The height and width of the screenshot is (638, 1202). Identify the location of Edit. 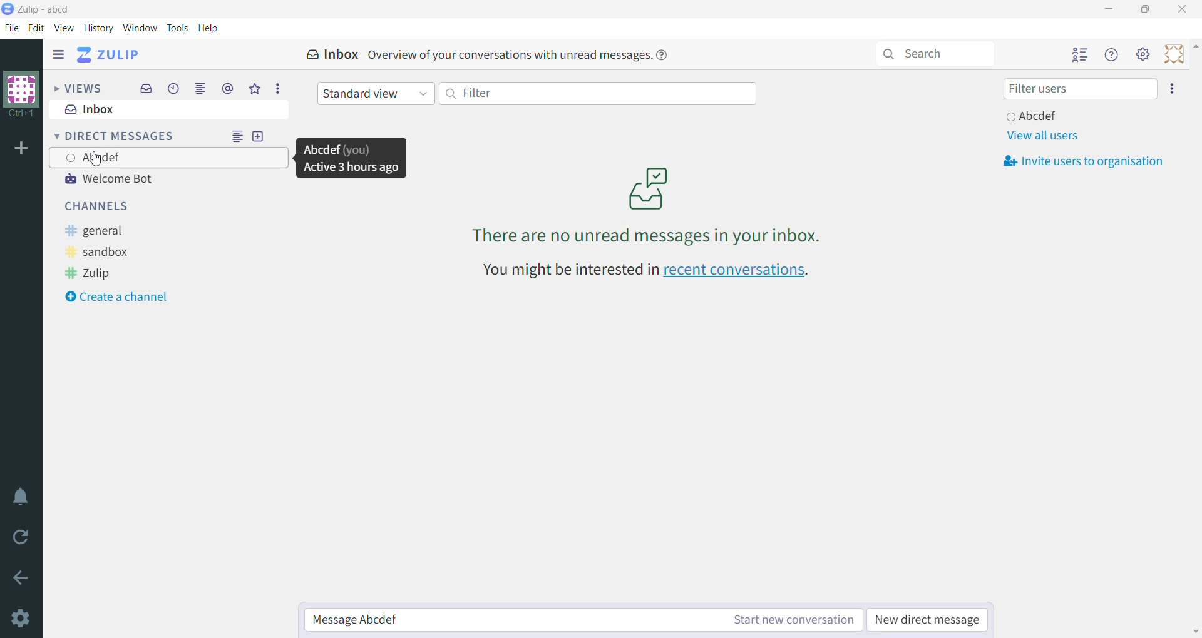
(38, 28).